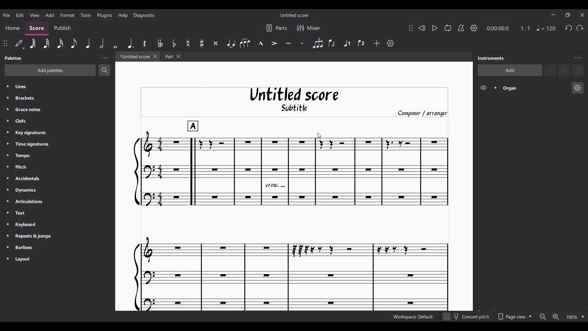  Describe the element at coordinates (390, 43) in the screenshot. I see `Customize toolbar` at that location.